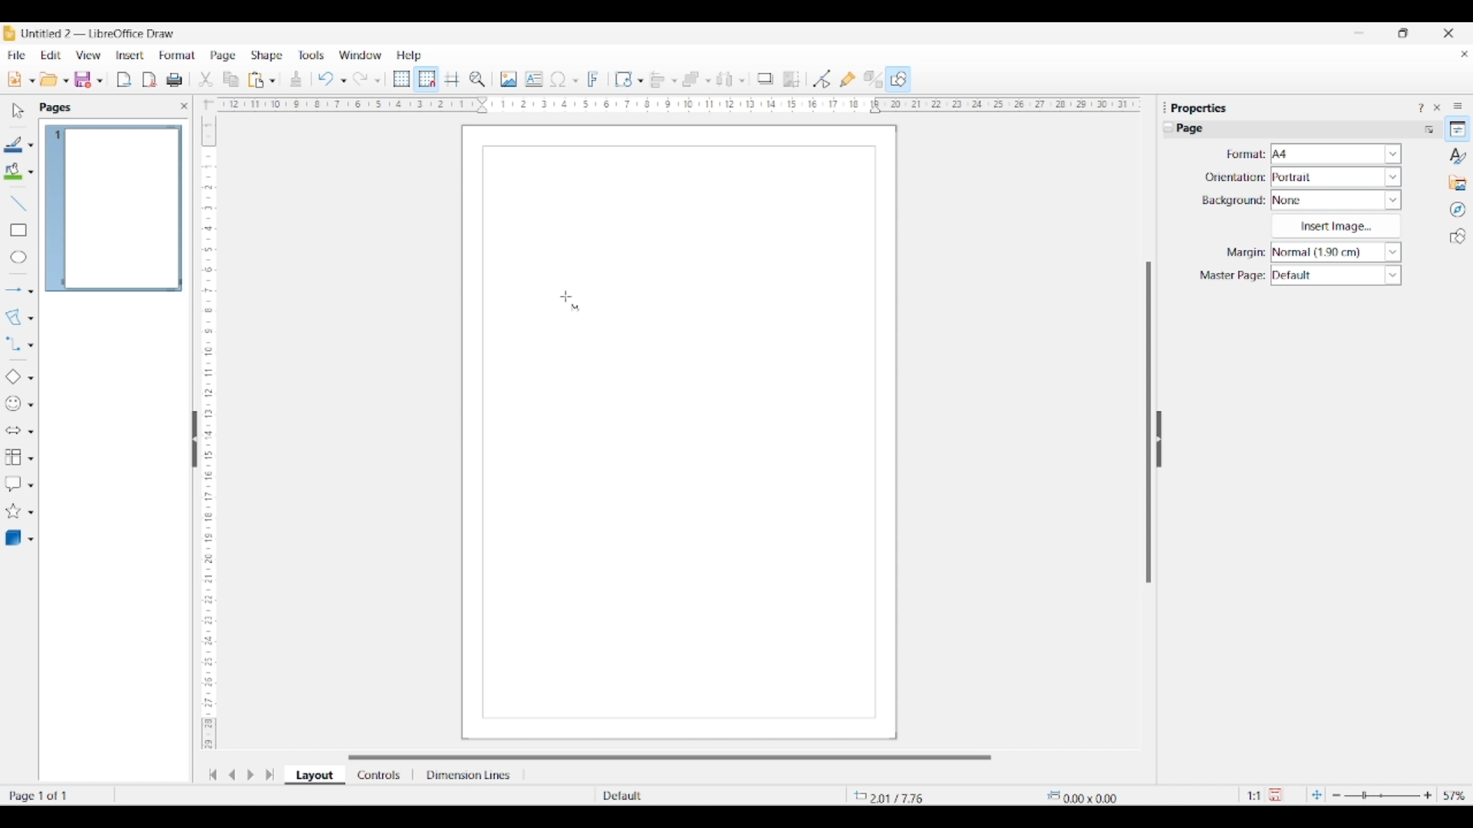 Image resolution: width=1473 pixels, height=828 pixels. I want to click on Gallery, so click(1458, 182).